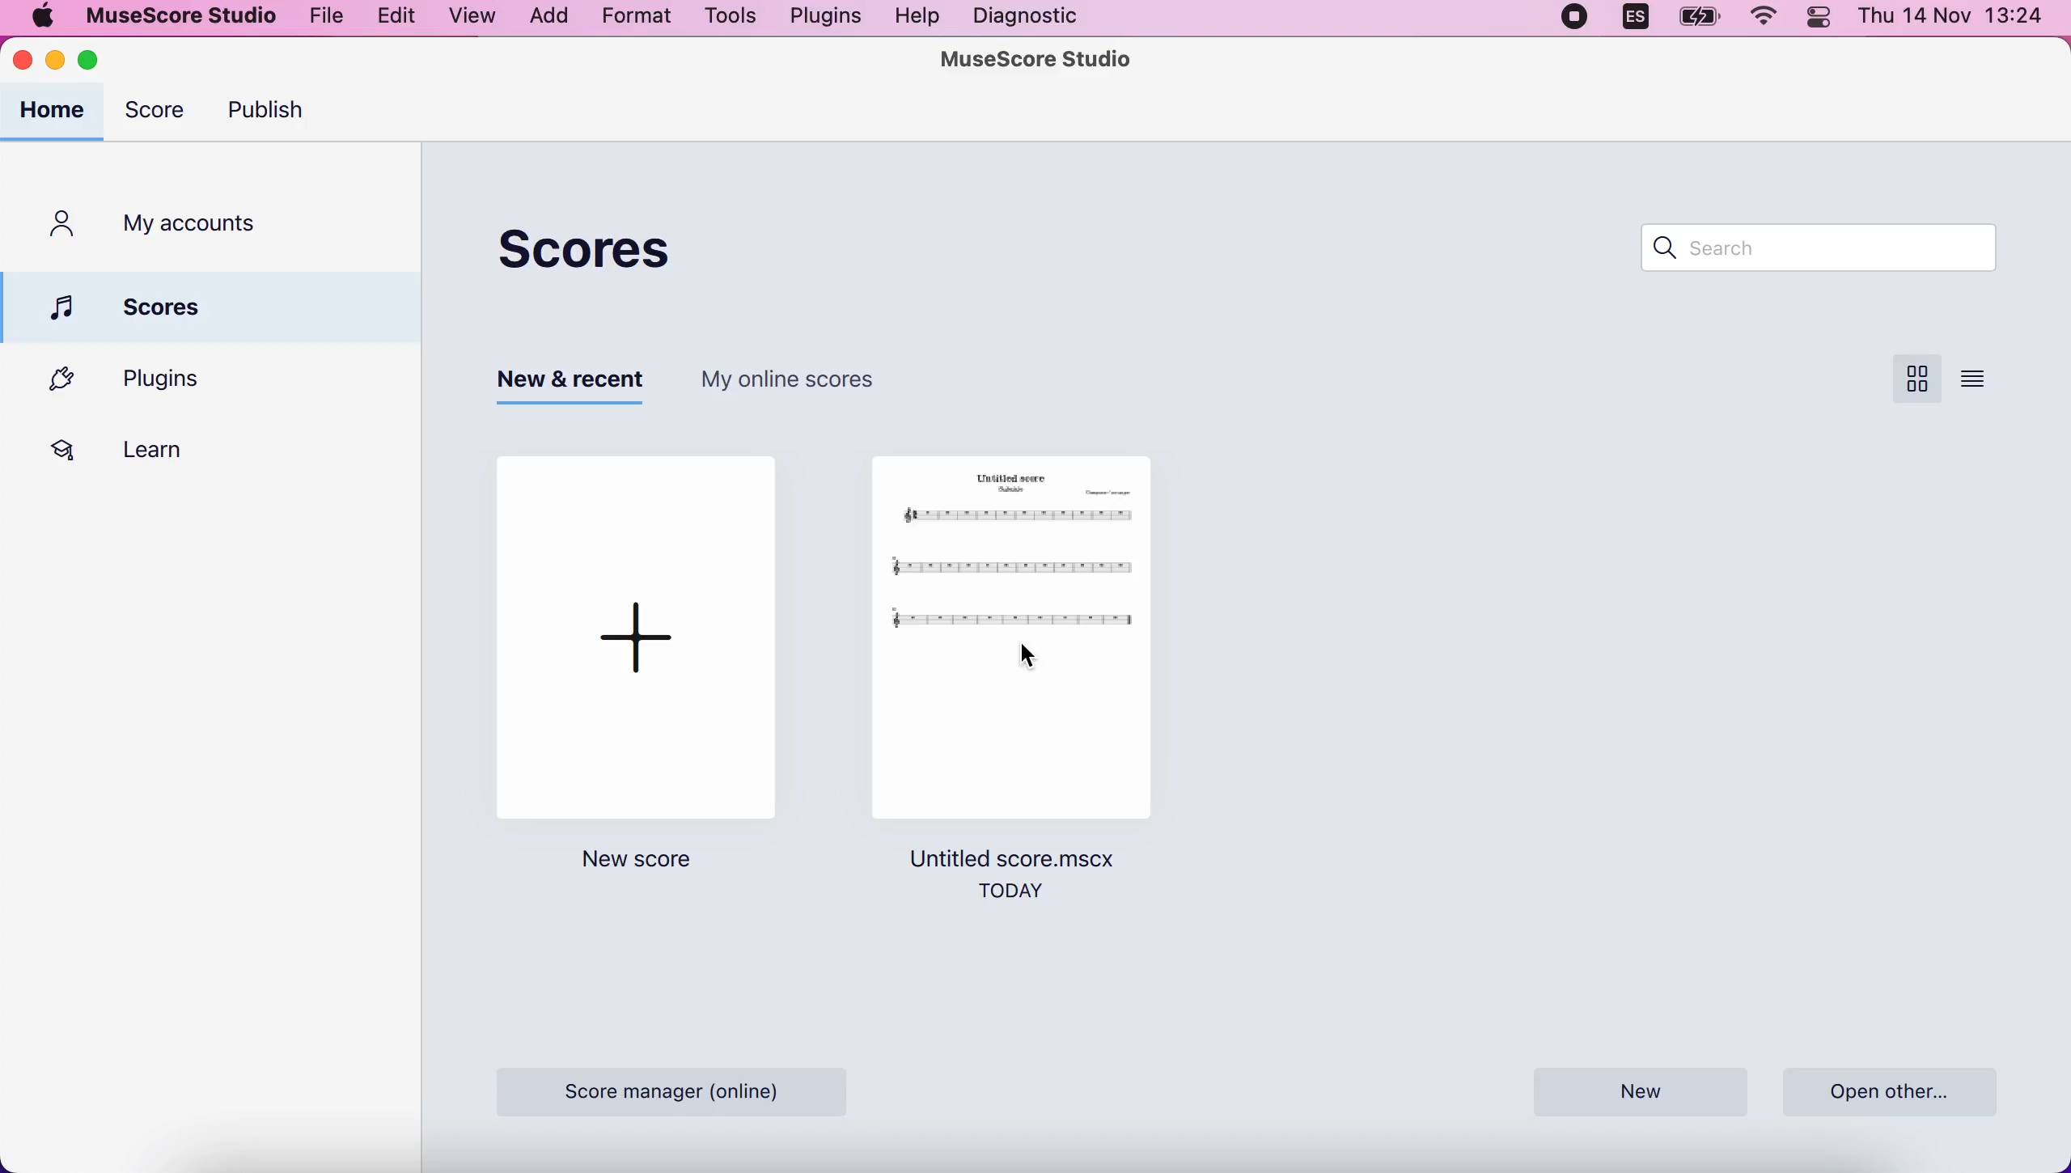 The width and height of the screenshot is (2071, 1173). What do you see at coordinates (1991, 381) in the screenshot?
I see `way of presenting scores` at bounding box center [1991, 381].